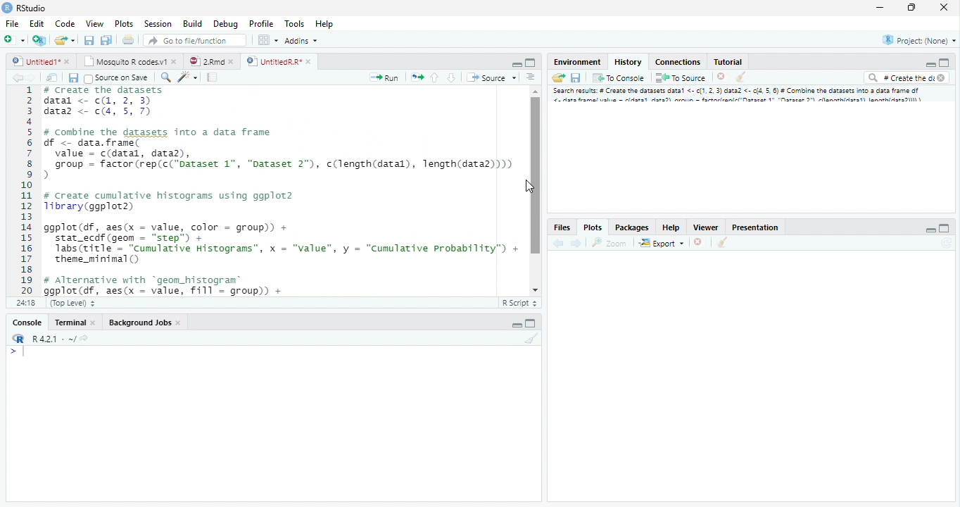 The image size is (960, 507). What do you see at coordinates (740, 96) in the screenshot?
I see `Search result # create dataset data..` at bounding box center [740, 96].